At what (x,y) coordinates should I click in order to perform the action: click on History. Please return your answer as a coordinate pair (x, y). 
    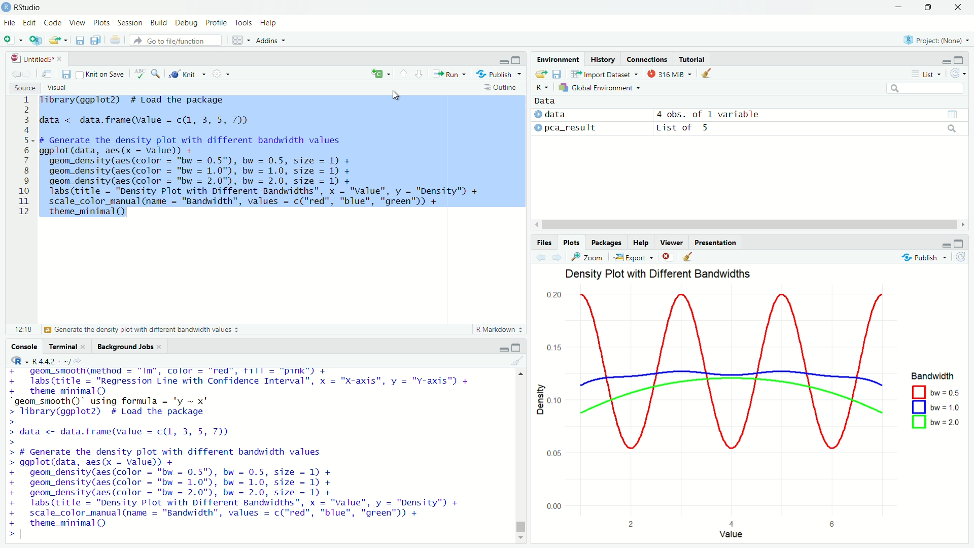
    Looking at the image, I should click on (603, 58).